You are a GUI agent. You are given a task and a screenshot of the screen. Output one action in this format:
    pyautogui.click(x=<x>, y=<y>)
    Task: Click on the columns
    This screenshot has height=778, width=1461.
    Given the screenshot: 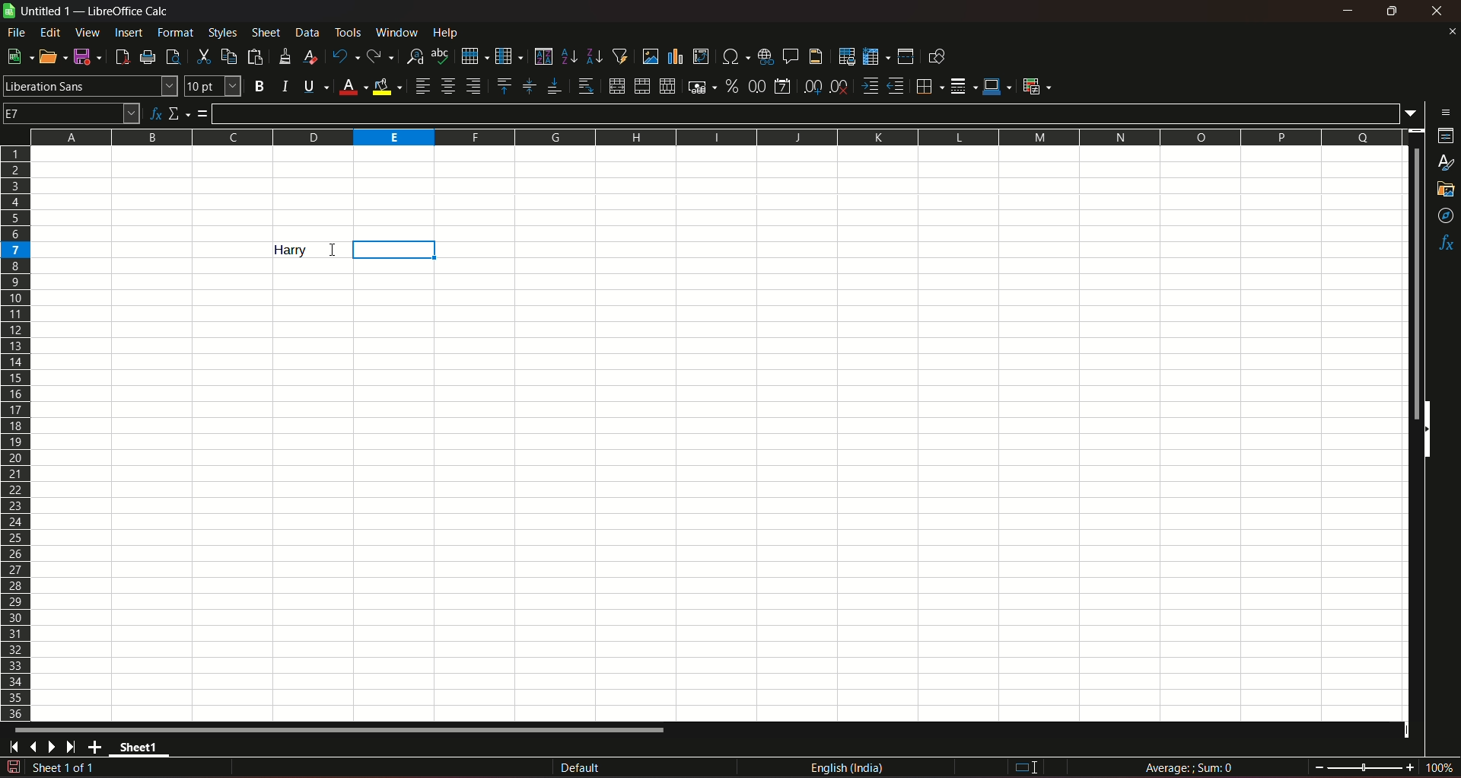 What is the action you would take?
    pyautogui.click(x=713, y=135)
    